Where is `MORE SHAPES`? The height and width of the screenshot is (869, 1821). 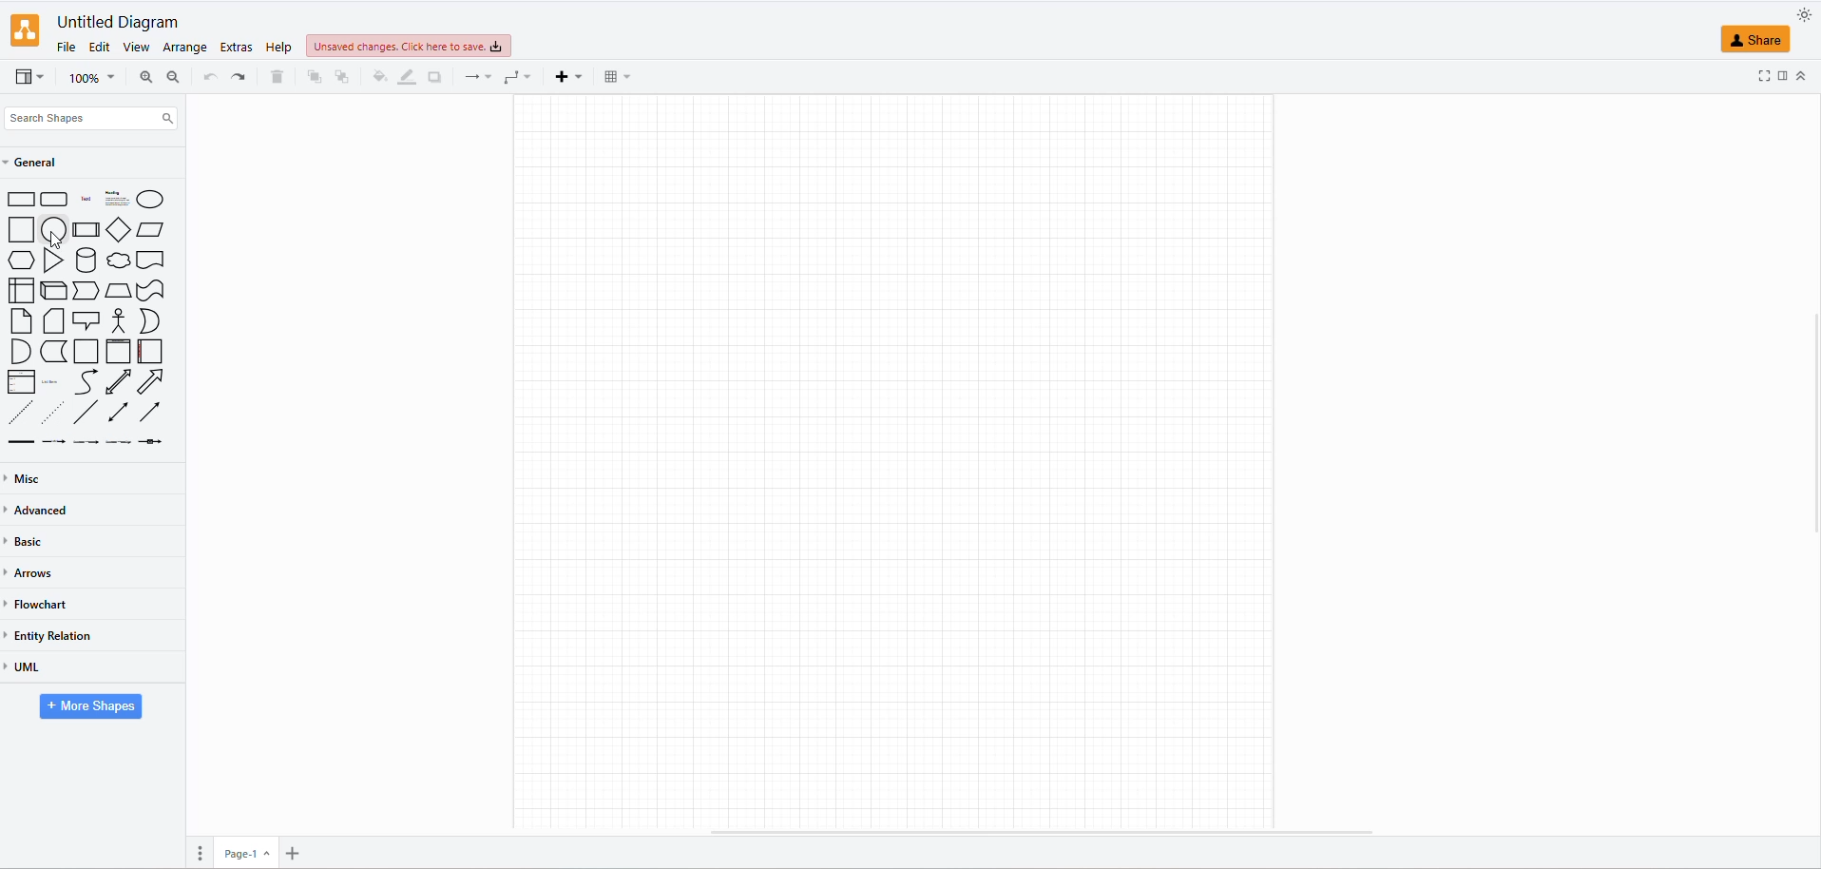 MORE SHAPES is located at coordinates (88, 709).